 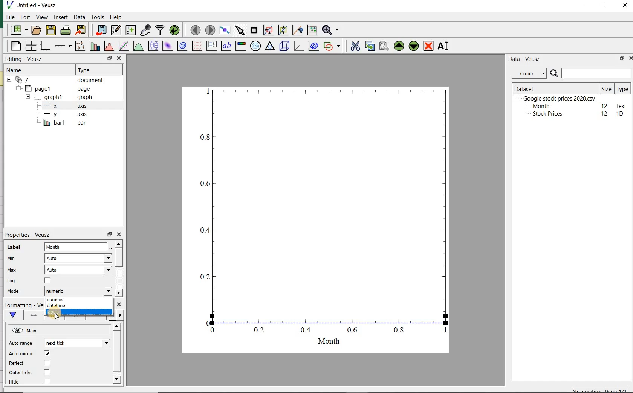 I want to click on x axis, so click(x=62, y=106).